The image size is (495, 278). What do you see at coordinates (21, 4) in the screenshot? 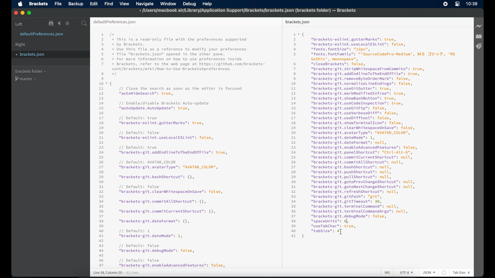
I see `apple icon` at bounding box center [21, 4].